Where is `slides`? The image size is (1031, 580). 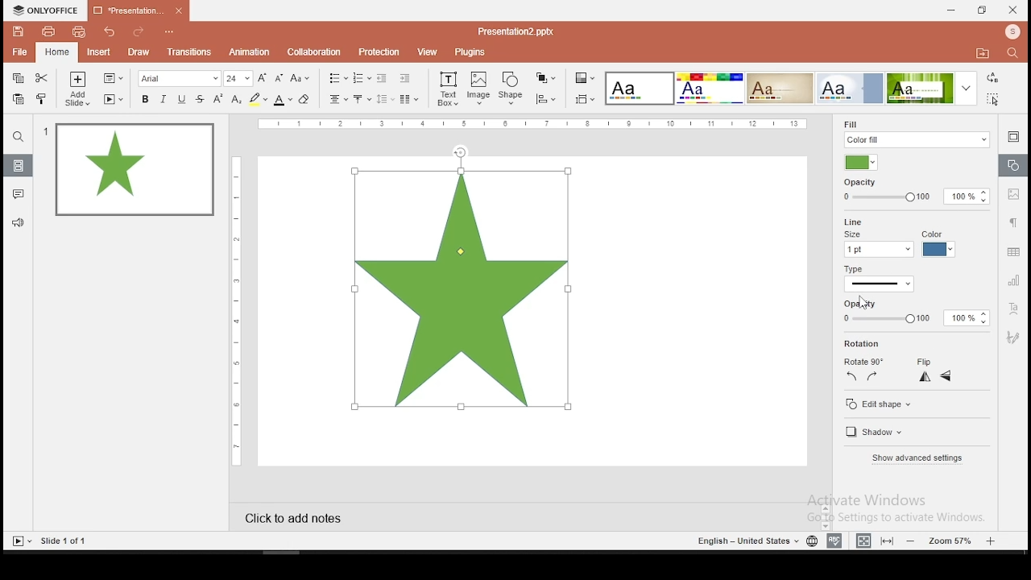
slides is located at coordinates (17, 165).